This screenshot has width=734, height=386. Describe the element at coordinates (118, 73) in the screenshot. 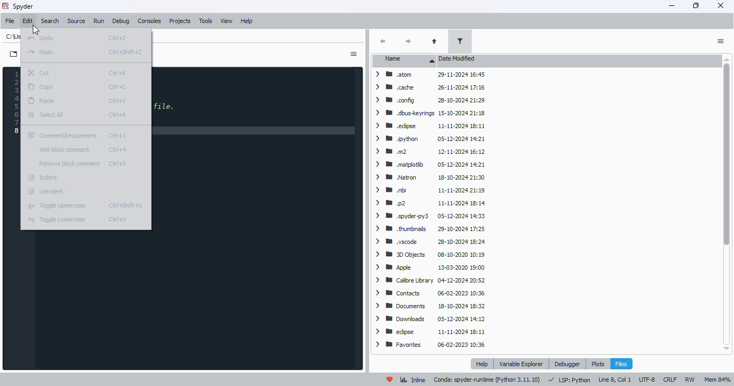

I see `shortcut for cut` at that location.